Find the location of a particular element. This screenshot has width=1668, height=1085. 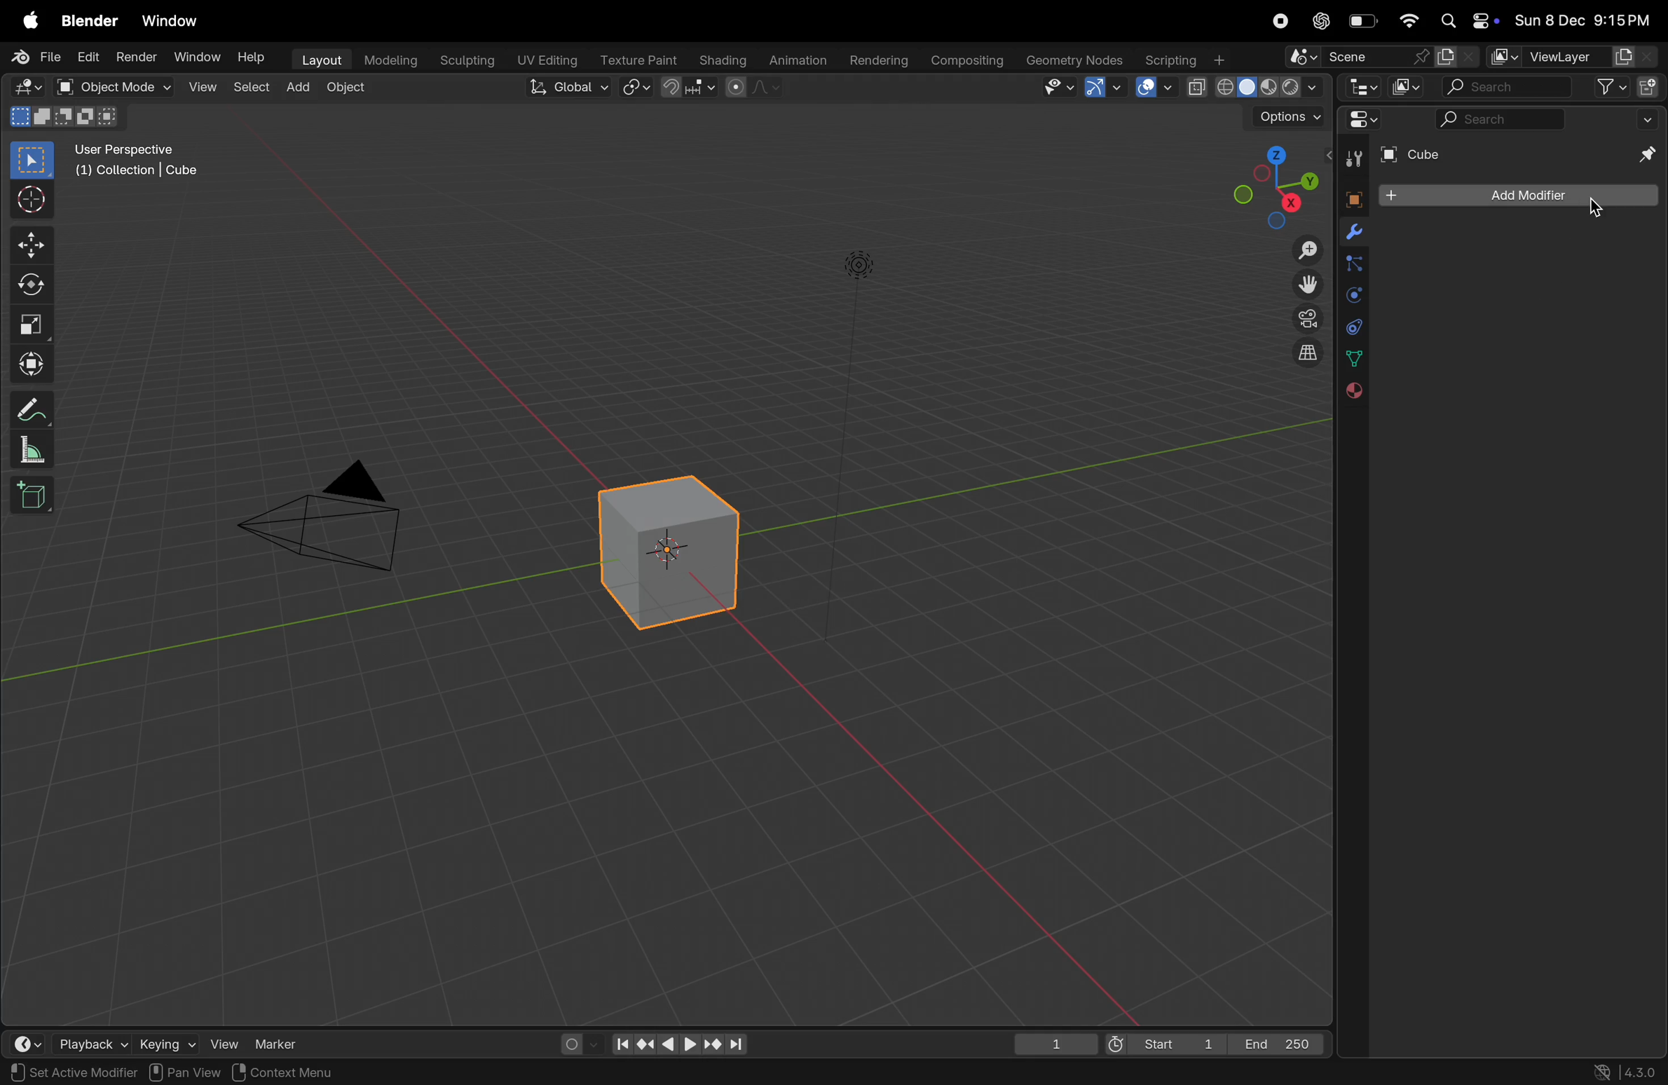

record is located at coordinates (1278, 21).